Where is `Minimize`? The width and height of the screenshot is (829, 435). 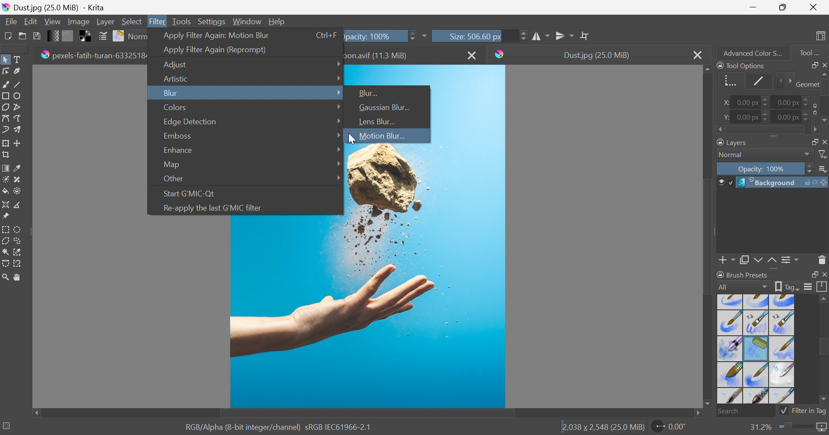 Minimize is located at coordinates (753, 6).